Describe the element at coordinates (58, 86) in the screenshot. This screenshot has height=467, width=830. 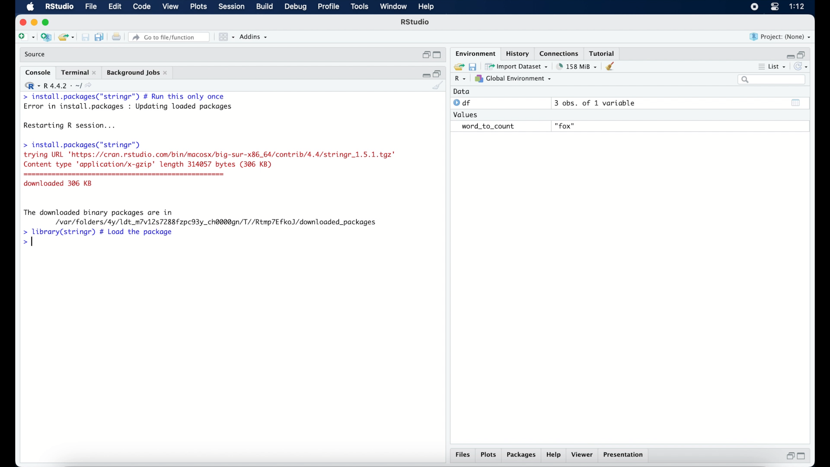
I see `R 4.4.2` at that location.